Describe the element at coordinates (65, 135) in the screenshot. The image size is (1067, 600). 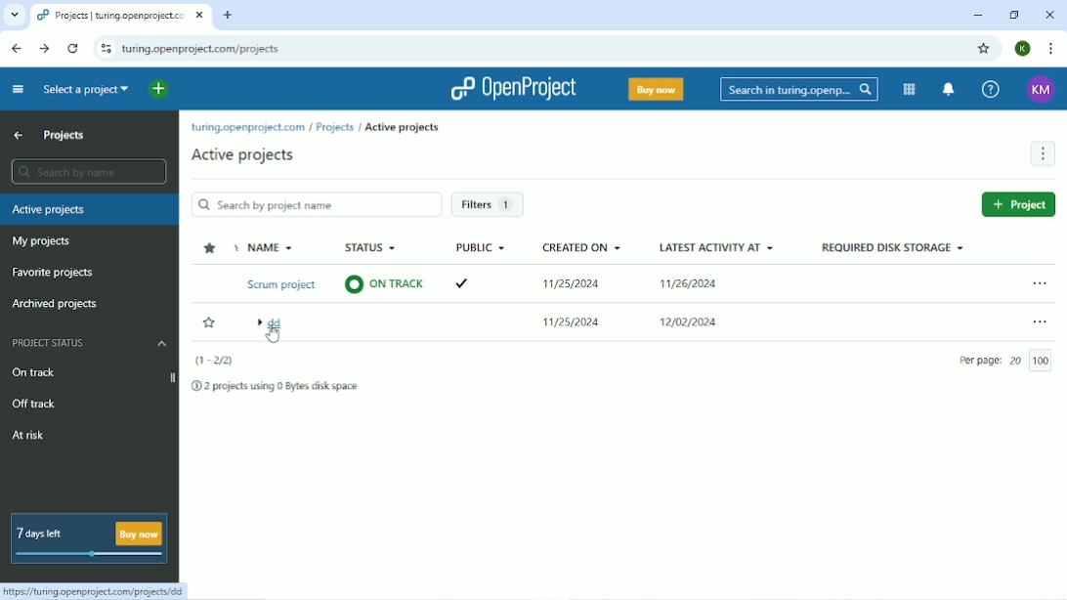
I see `Projects` at that location.